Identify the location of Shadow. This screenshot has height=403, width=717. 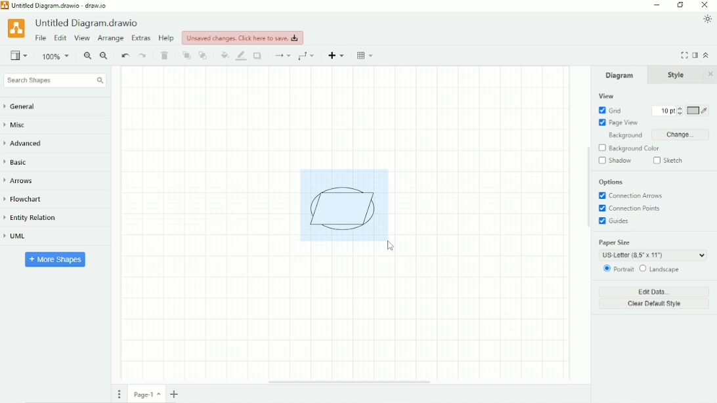
(615, 161).